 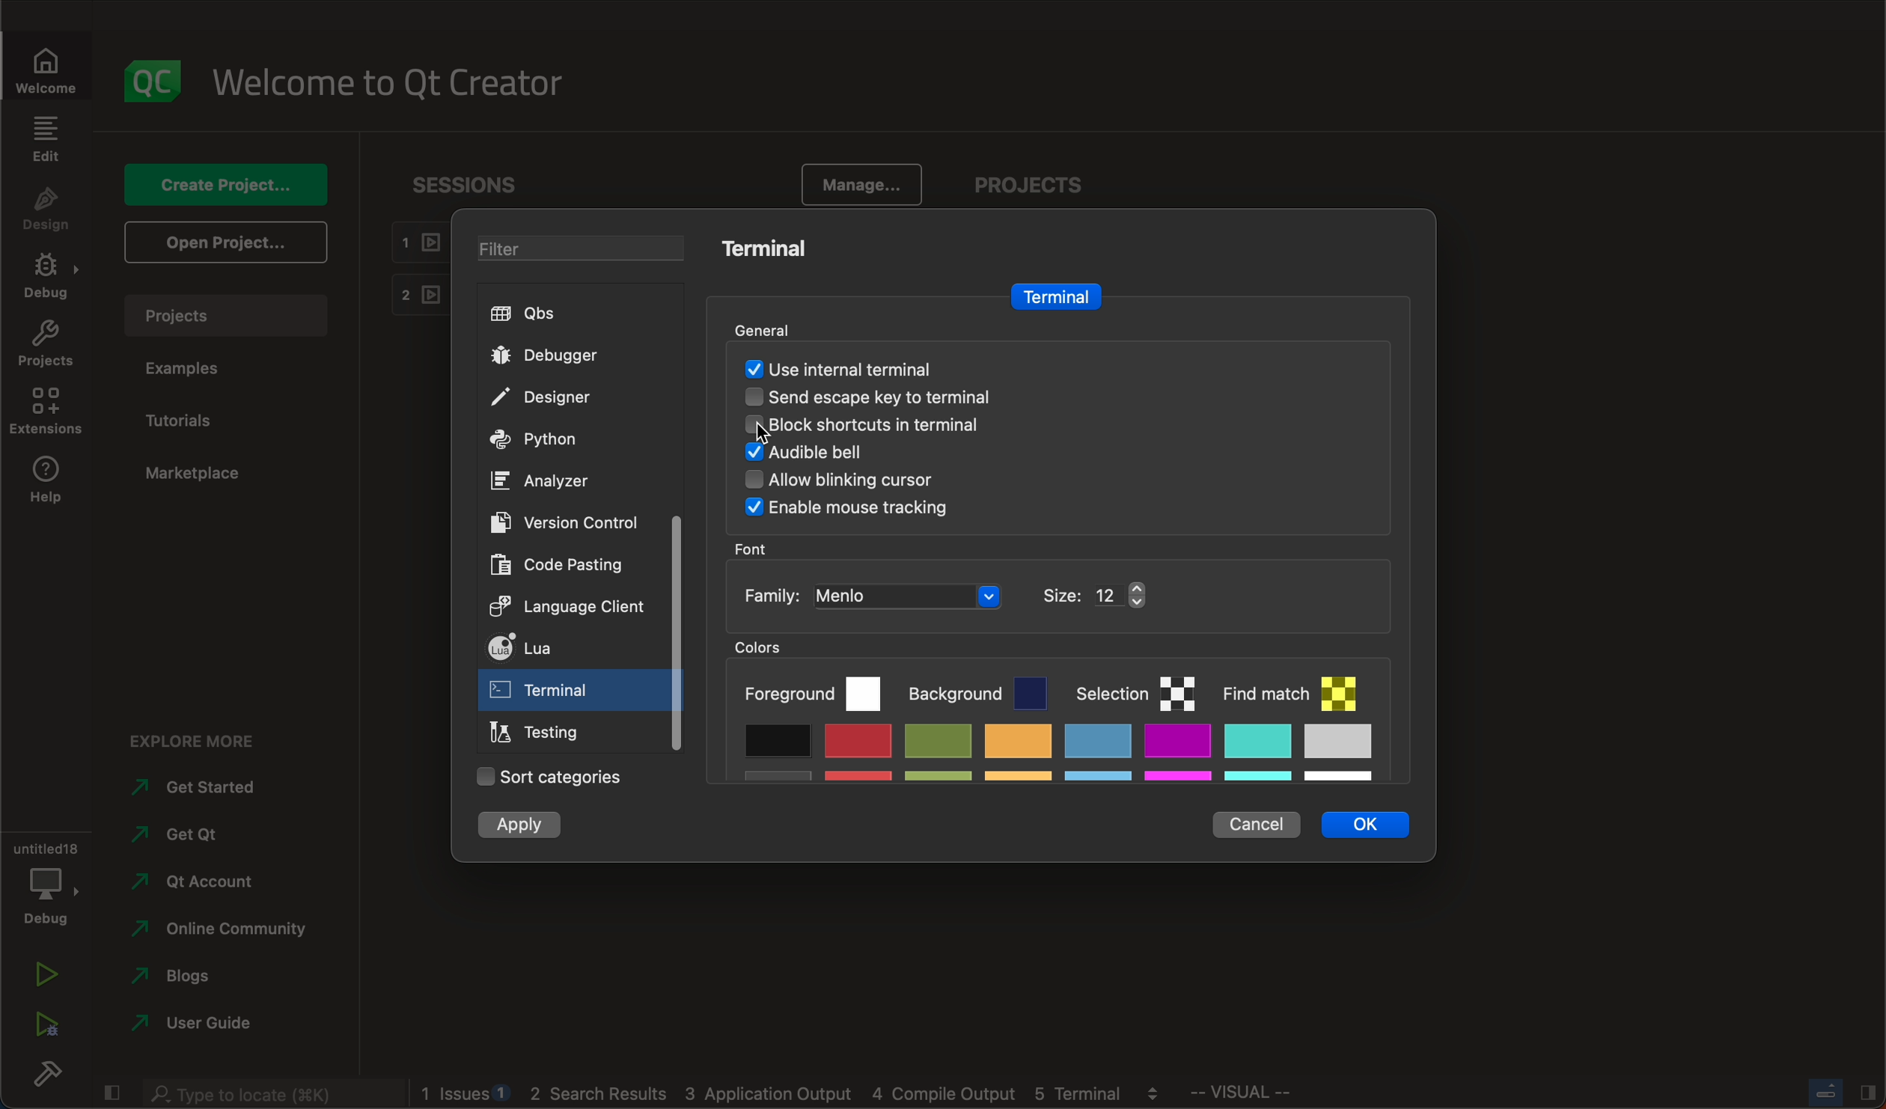 What do you see at coordinates (231, 312) in the screenshot?
I see `projects` at bounding box center [231, 312].